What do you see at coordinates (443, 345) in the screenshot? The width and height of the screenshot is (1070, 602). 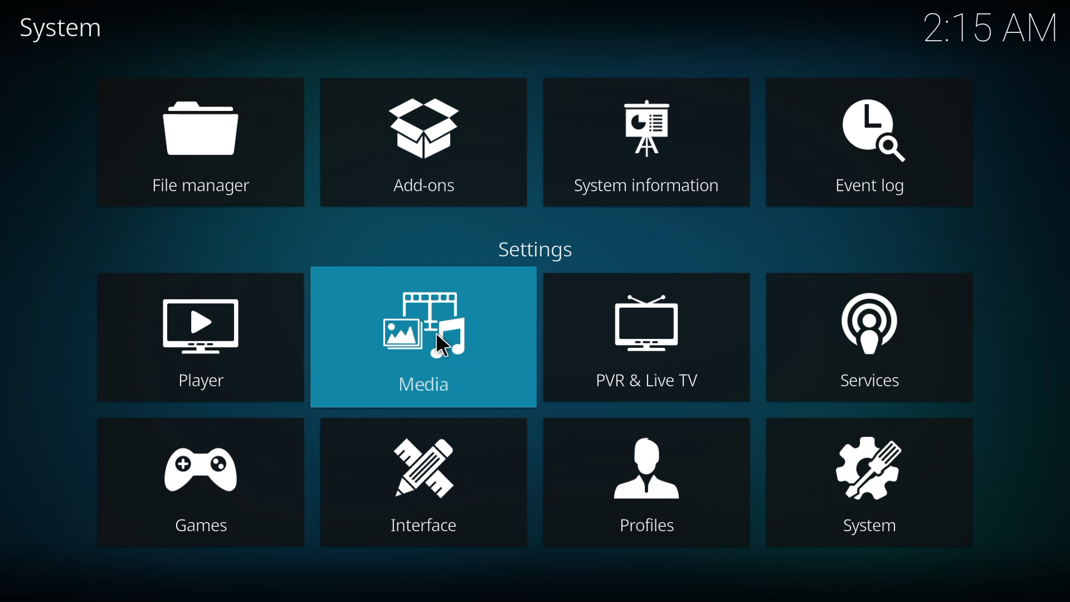 I see `cursor` at bounding box center [443, 345].